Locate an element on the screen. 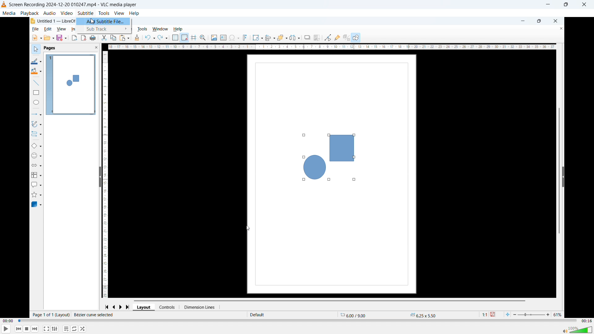 The width and height of the screenshot is (594, 334). Video  is located at coordinates (67, 13).